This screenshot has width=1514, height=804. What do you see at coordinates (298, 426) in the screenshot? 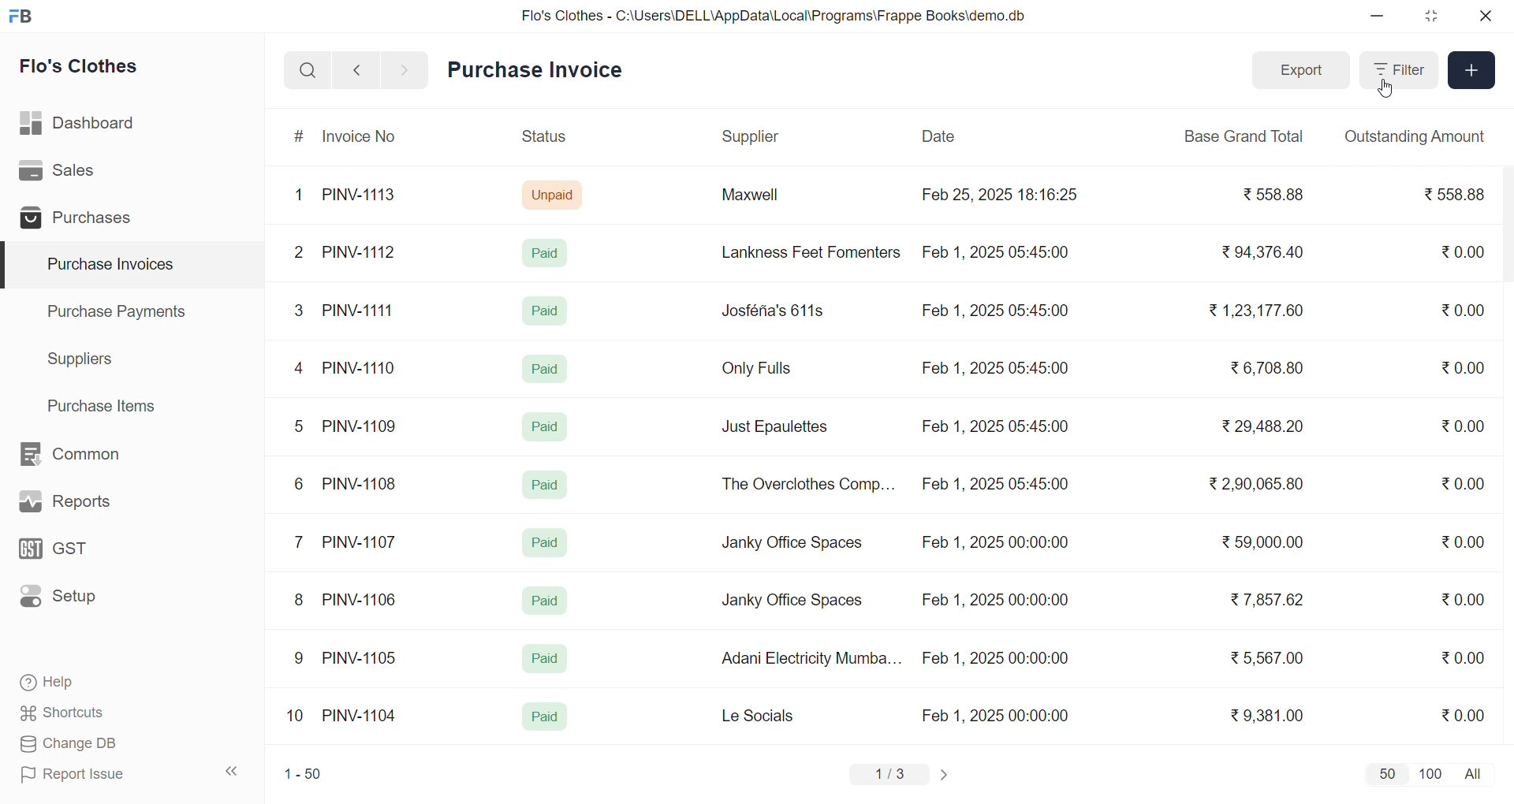
I see `5` at bounding box center [298, 426].